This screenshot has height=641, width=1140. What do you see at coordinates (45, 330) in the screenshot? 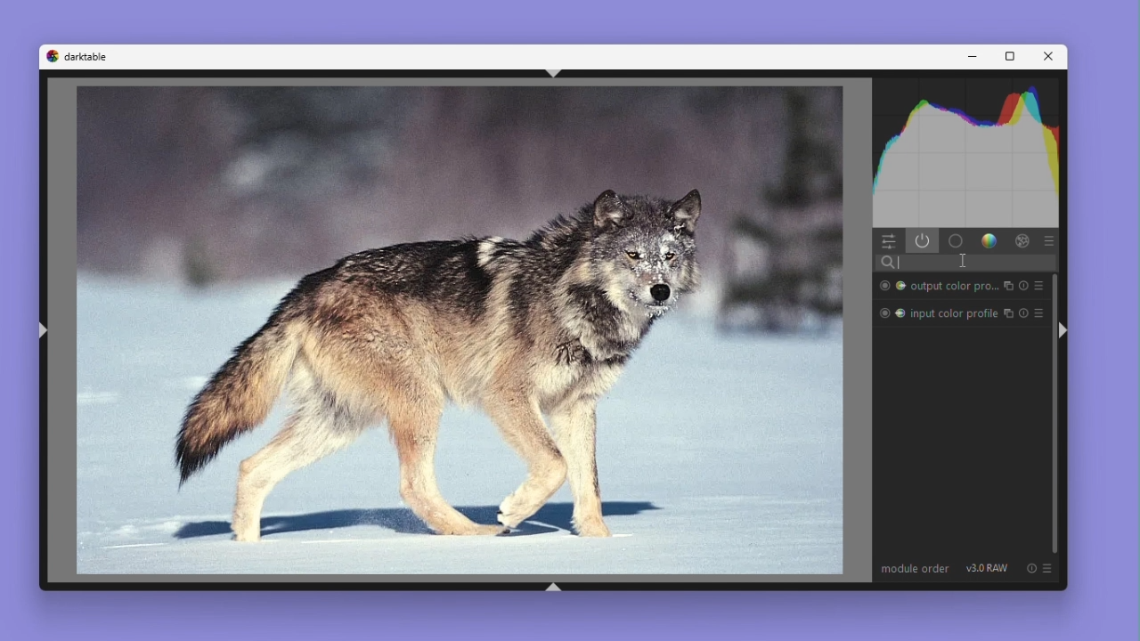
I see `shift+ctrl+l` at bounding box center [45, 330].